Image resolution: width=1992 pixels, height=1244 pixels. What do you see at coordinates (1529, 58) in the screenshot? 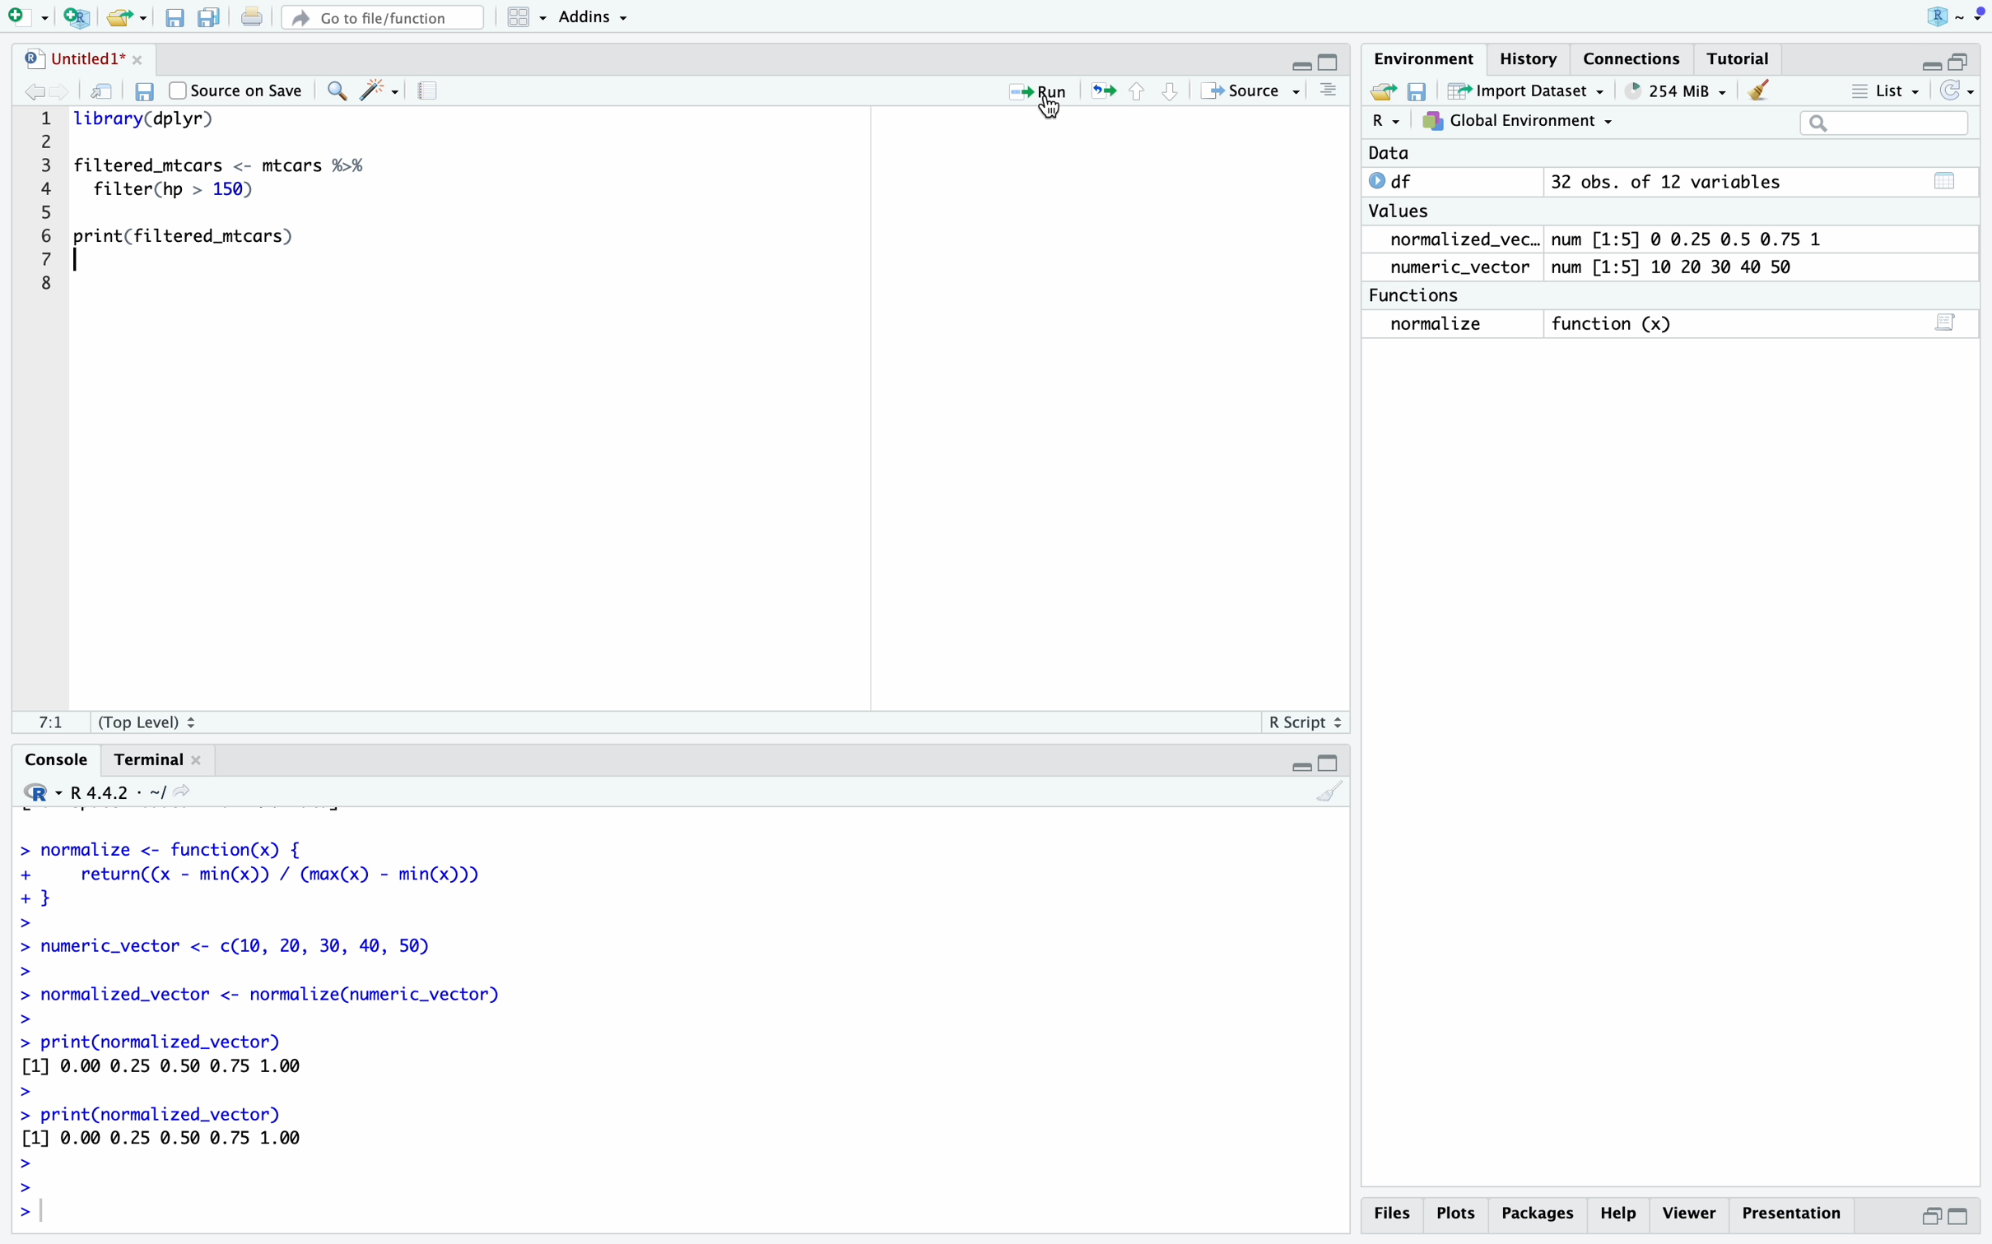
I see `History` at bounding box center [1529, 58].